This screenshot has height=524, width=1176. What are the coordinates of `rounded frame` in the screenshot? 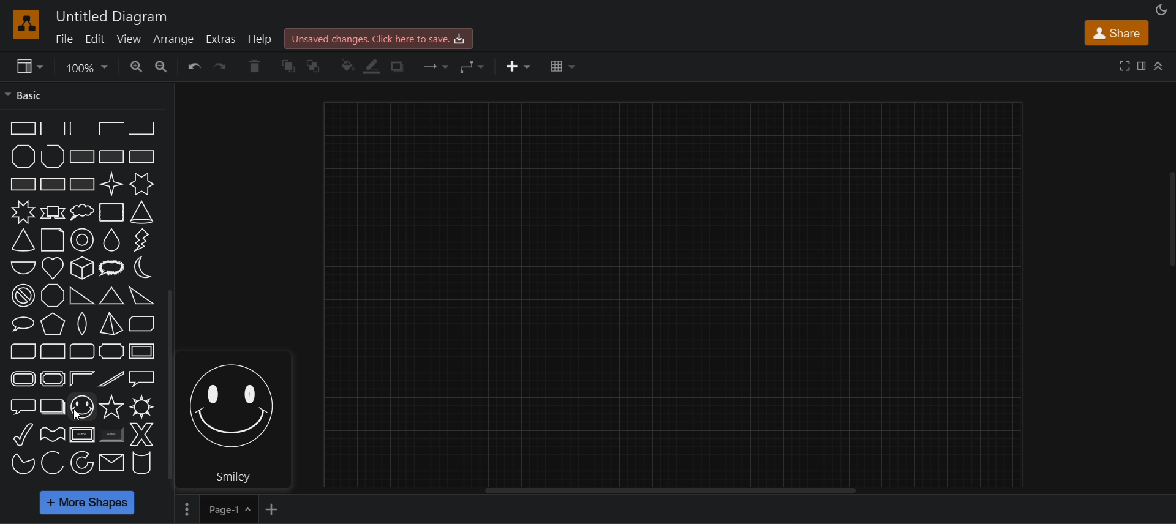 It's located at (21, 378).